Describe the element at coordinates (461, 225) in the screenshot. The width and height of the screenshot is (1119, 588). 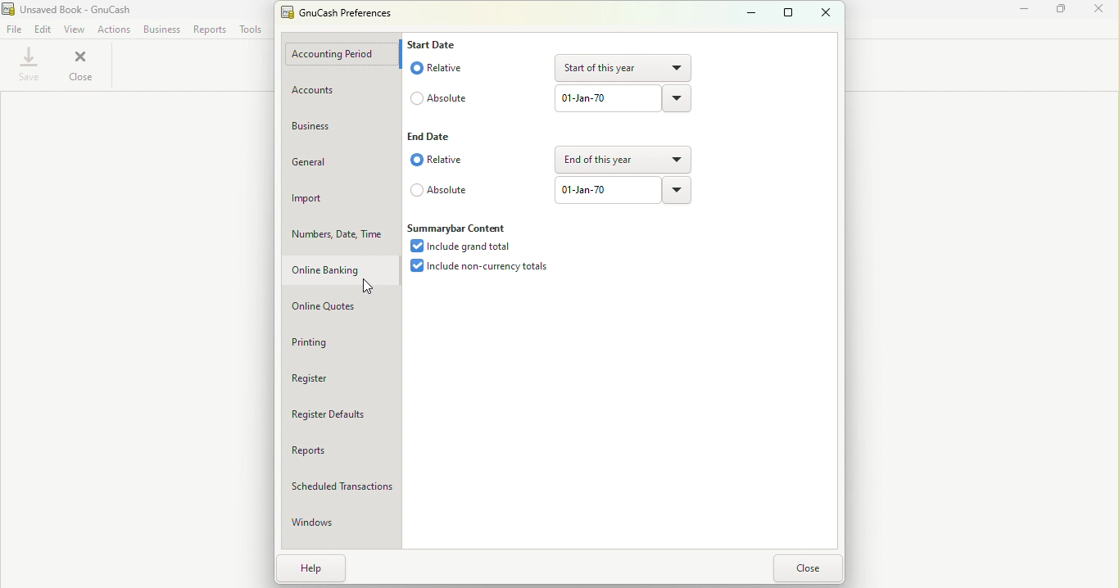
I see `Summarybar content` at that location.